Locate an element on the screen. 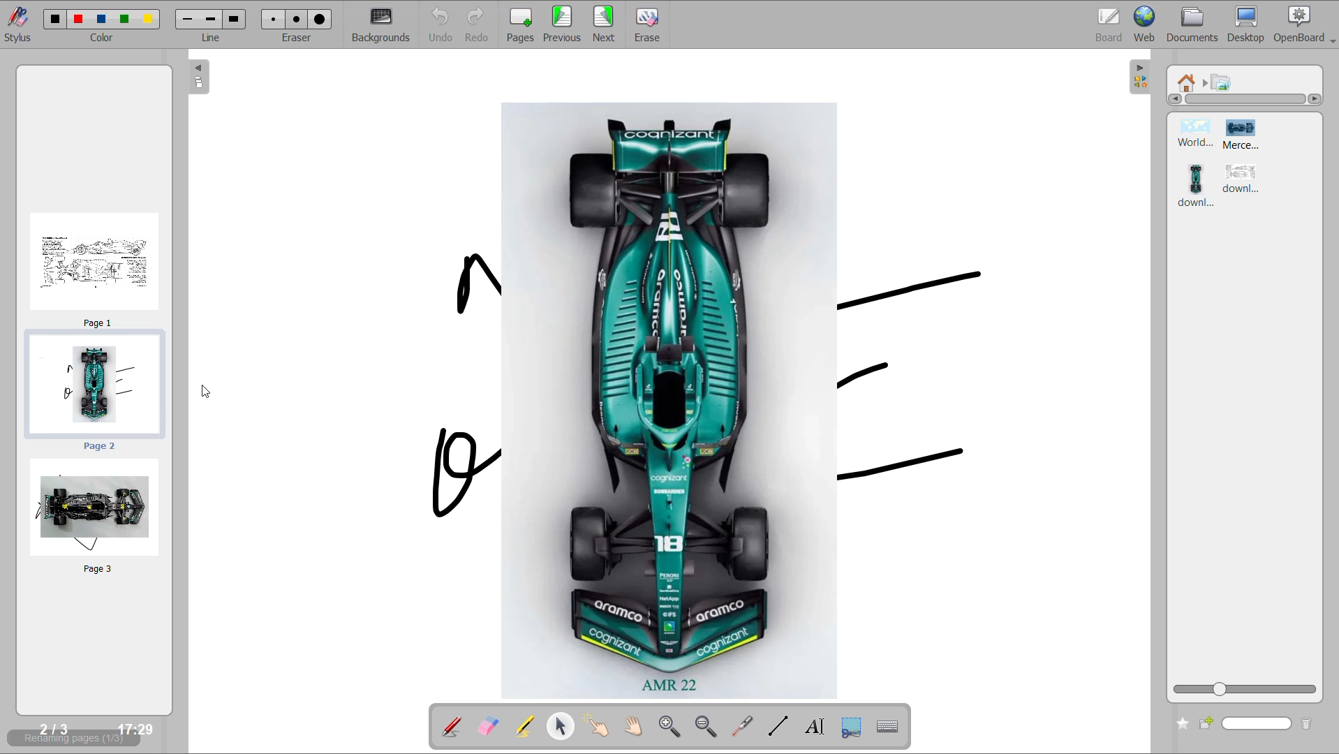  image 1 is located at coordinates (1192, 135).